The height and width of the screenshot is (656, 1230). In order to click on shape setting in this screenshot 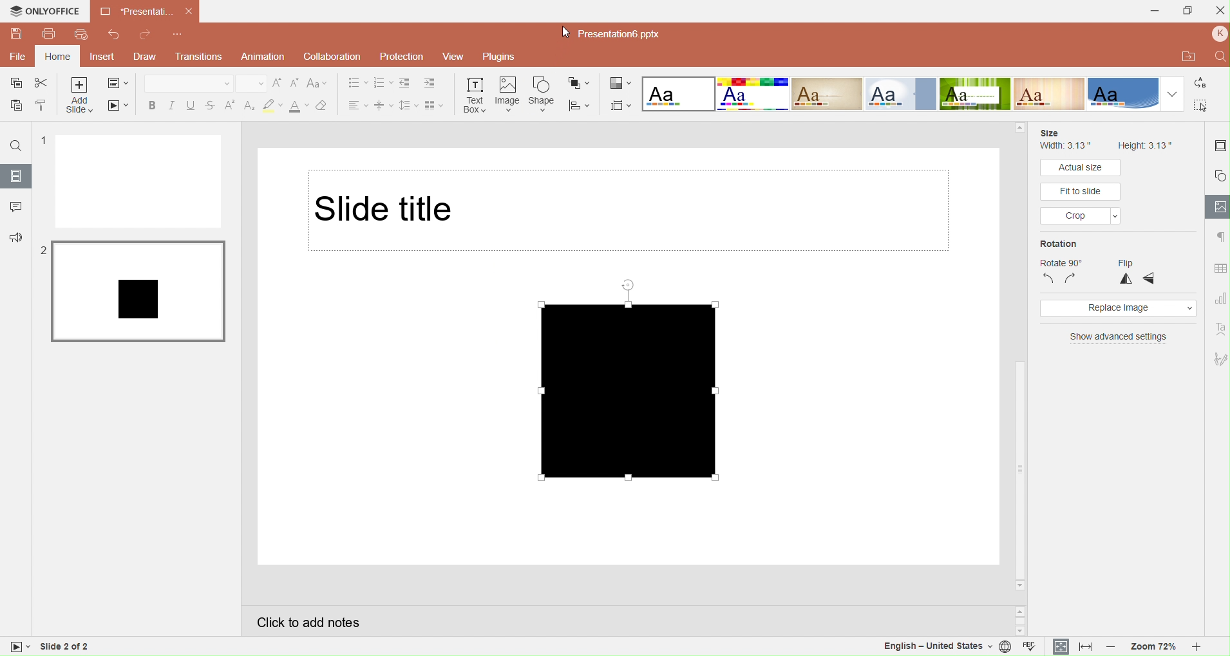, I will do `click(1219, 173)`.